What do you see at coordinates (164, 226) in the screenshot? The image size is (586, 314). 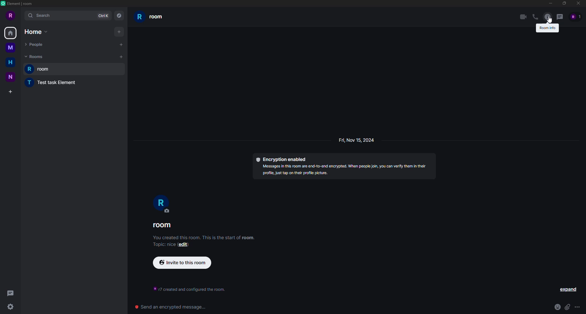 I see `room` at bounding box center [164, 226].